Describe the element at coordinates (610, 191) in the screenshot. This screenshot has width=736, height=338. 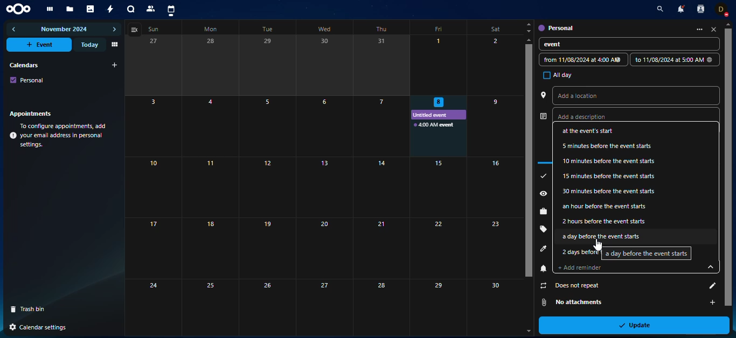
I see `30 min` at that location.